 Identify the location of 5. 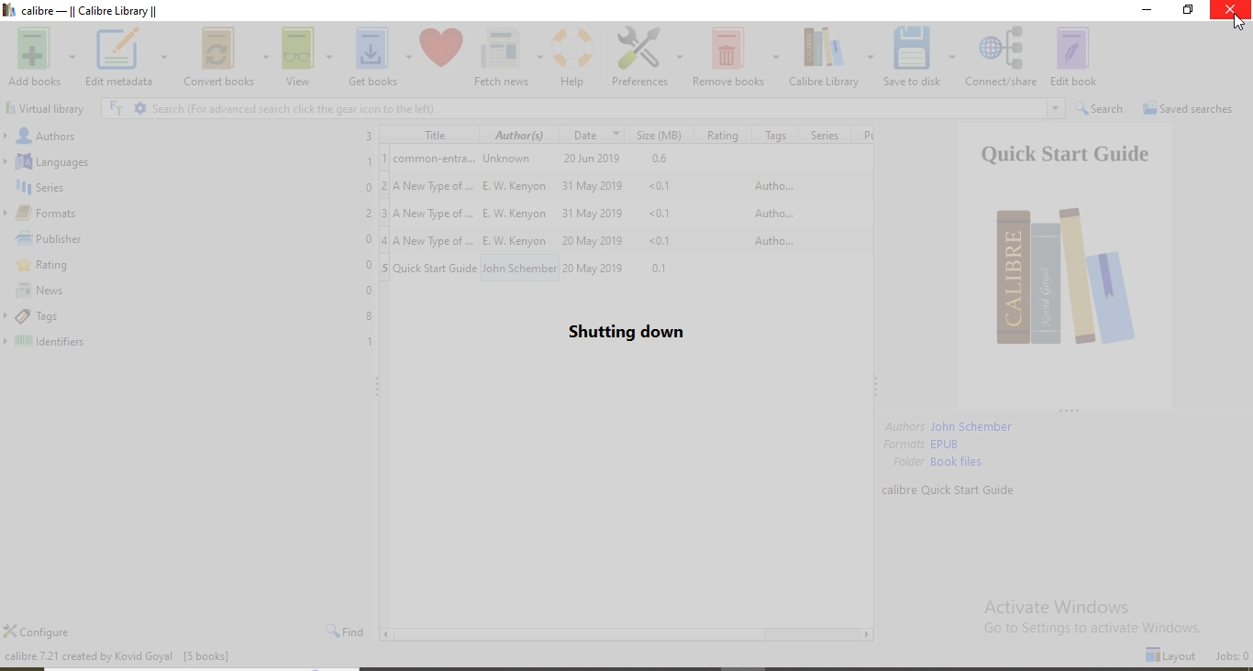
(385, 267).